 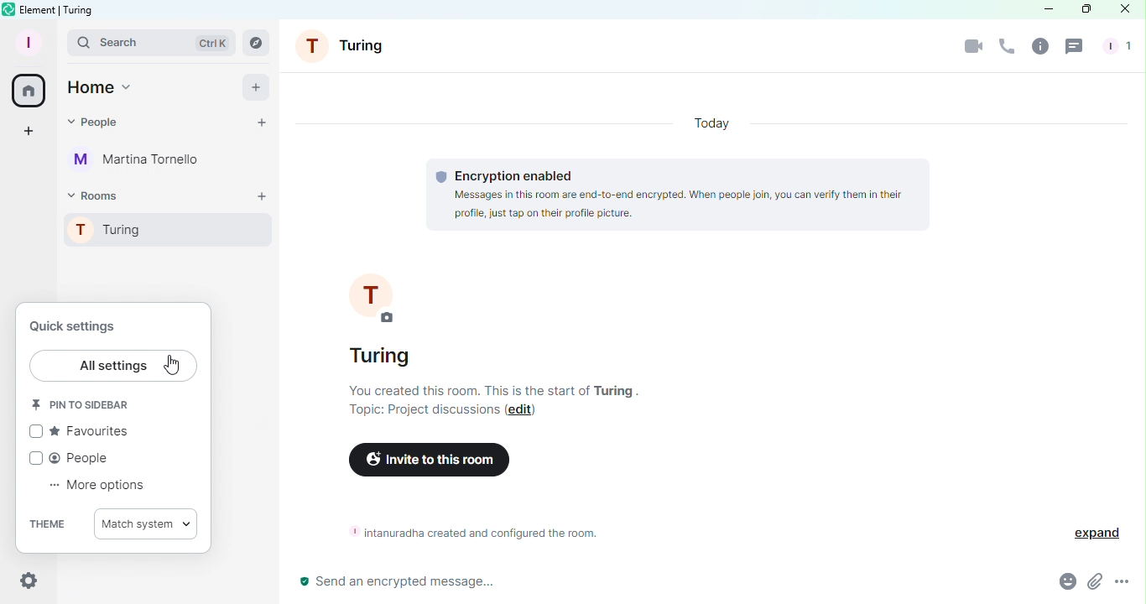 What do you see at coordinates (1076, 49) in the screenshot?
I see `Threads` at bounding box center [1076, 49].